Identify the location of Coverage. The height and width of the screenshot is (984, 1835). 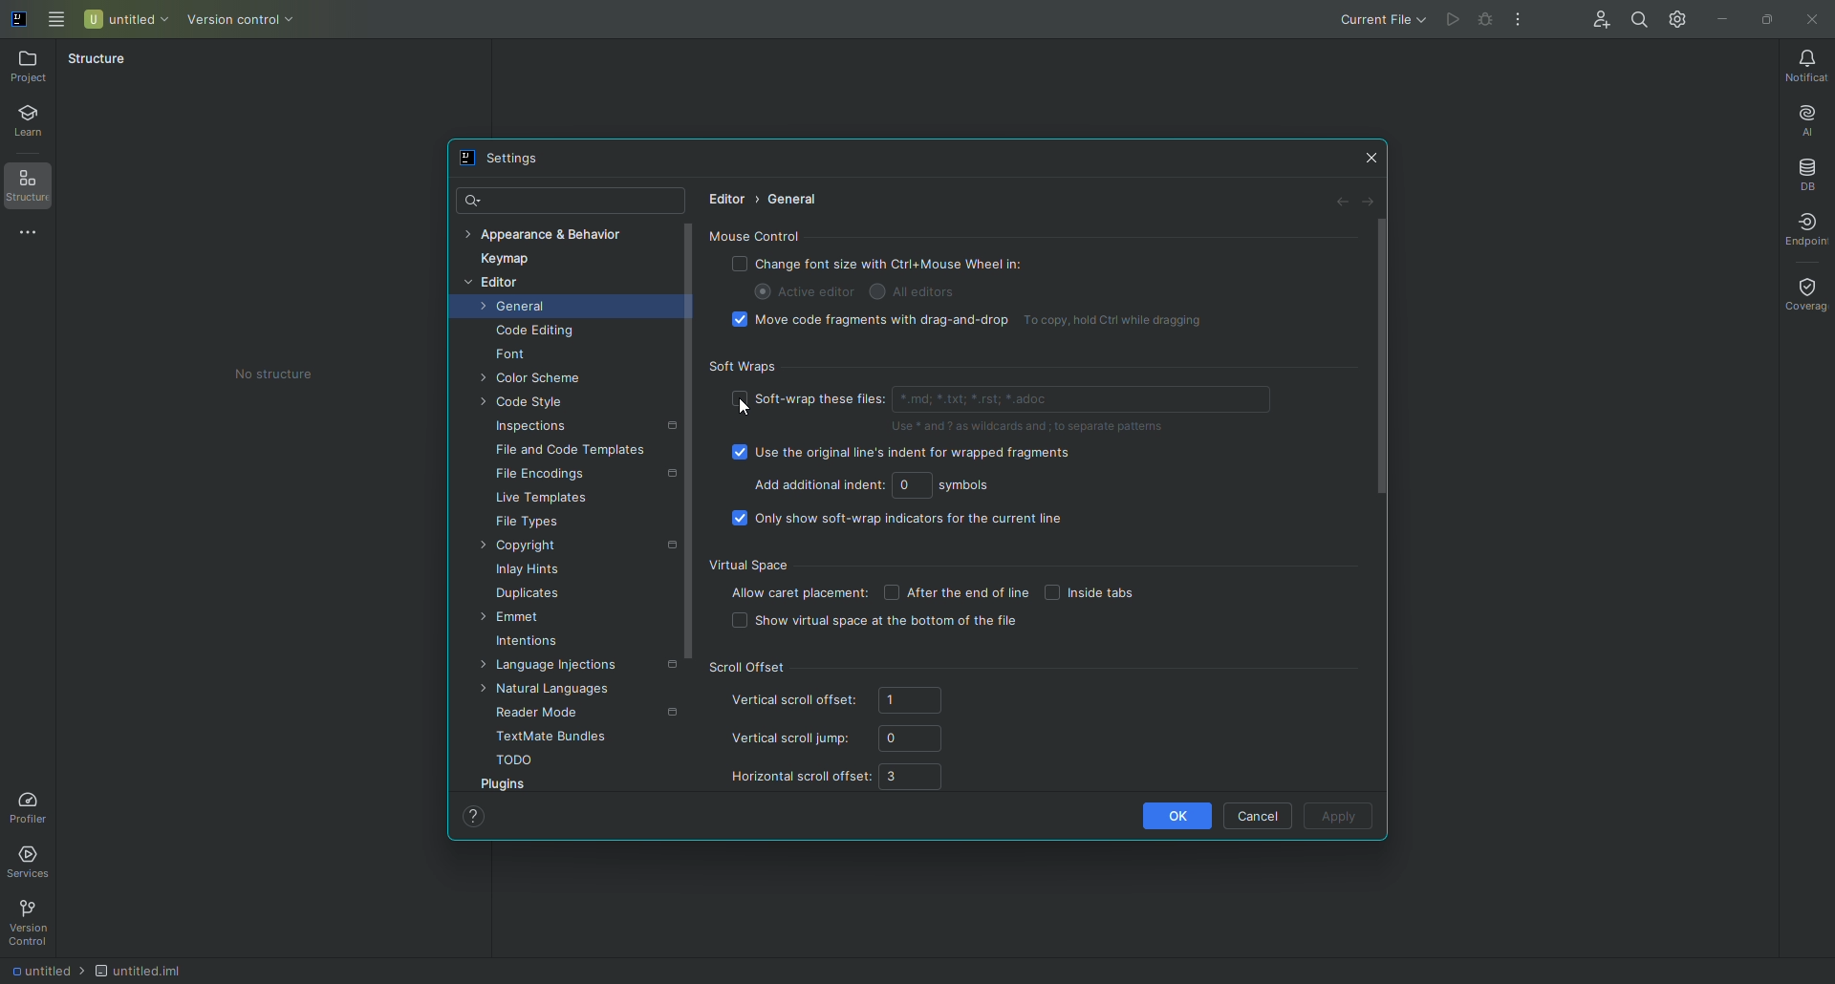
(1806, 293).